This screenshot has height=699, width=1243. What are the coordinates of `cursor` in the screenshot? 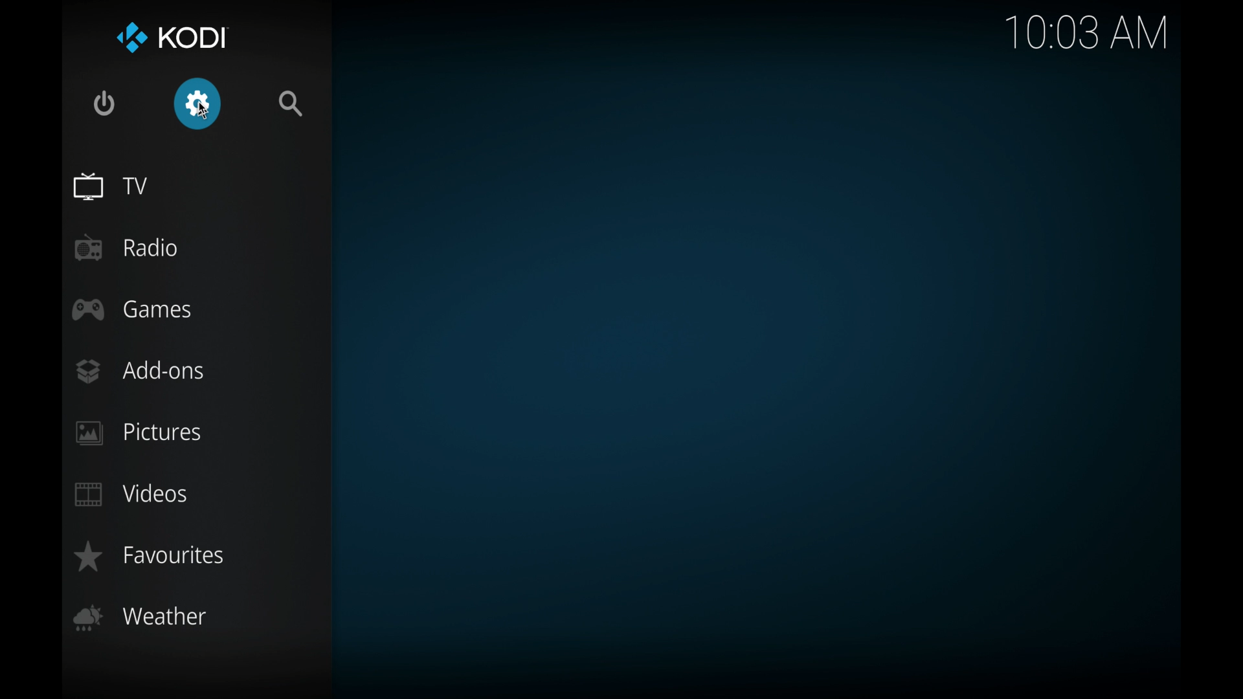 It's located at (197, 107).